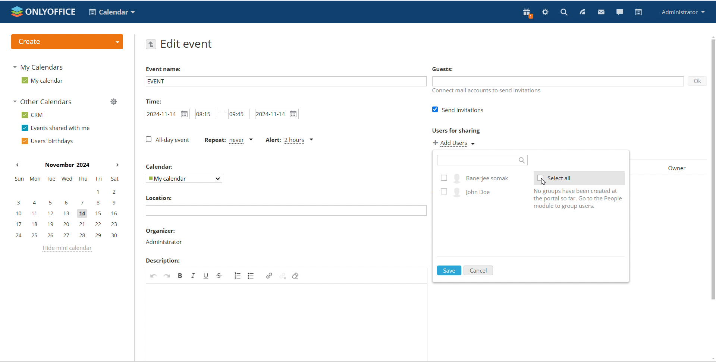  Describe the element at coordinates (295, 276) in the screenshot. I see `remove format` at that location.